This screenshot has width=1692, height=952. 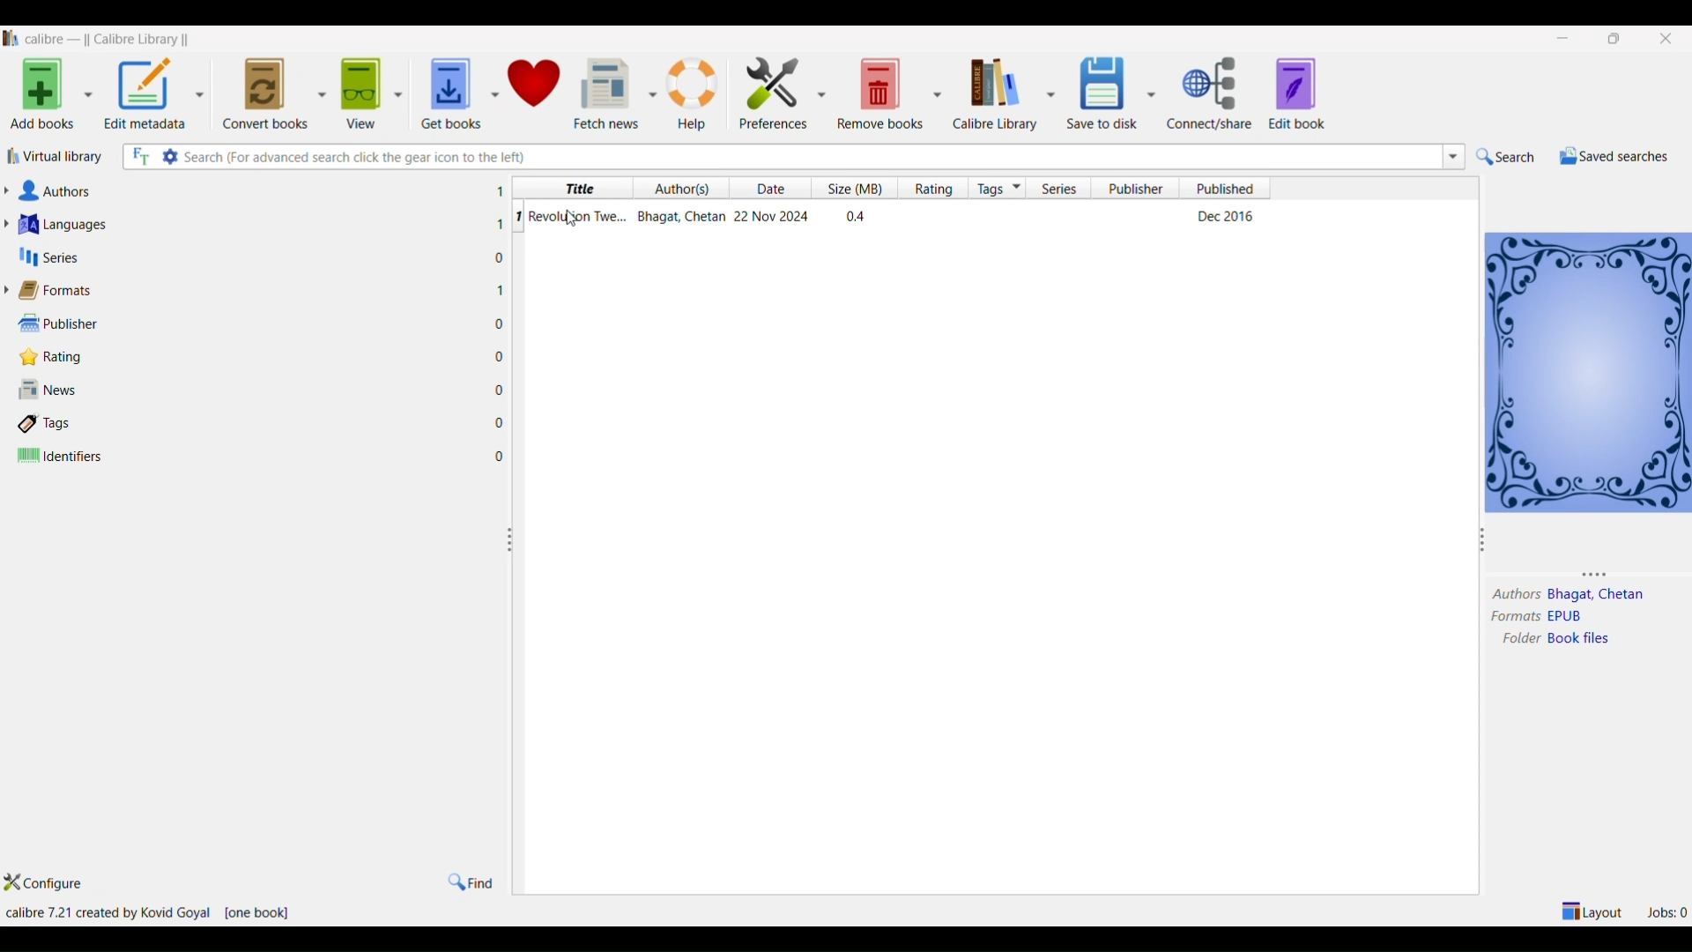 I want to click on resize, so click(x=1603, y=573).